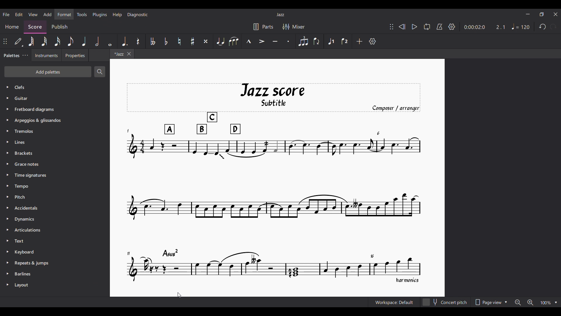 The image size is (561, 316). Describe the element at coordinates (64, 14) in the screenshot. I see `Format menu, highlighted by cursor` at that location.